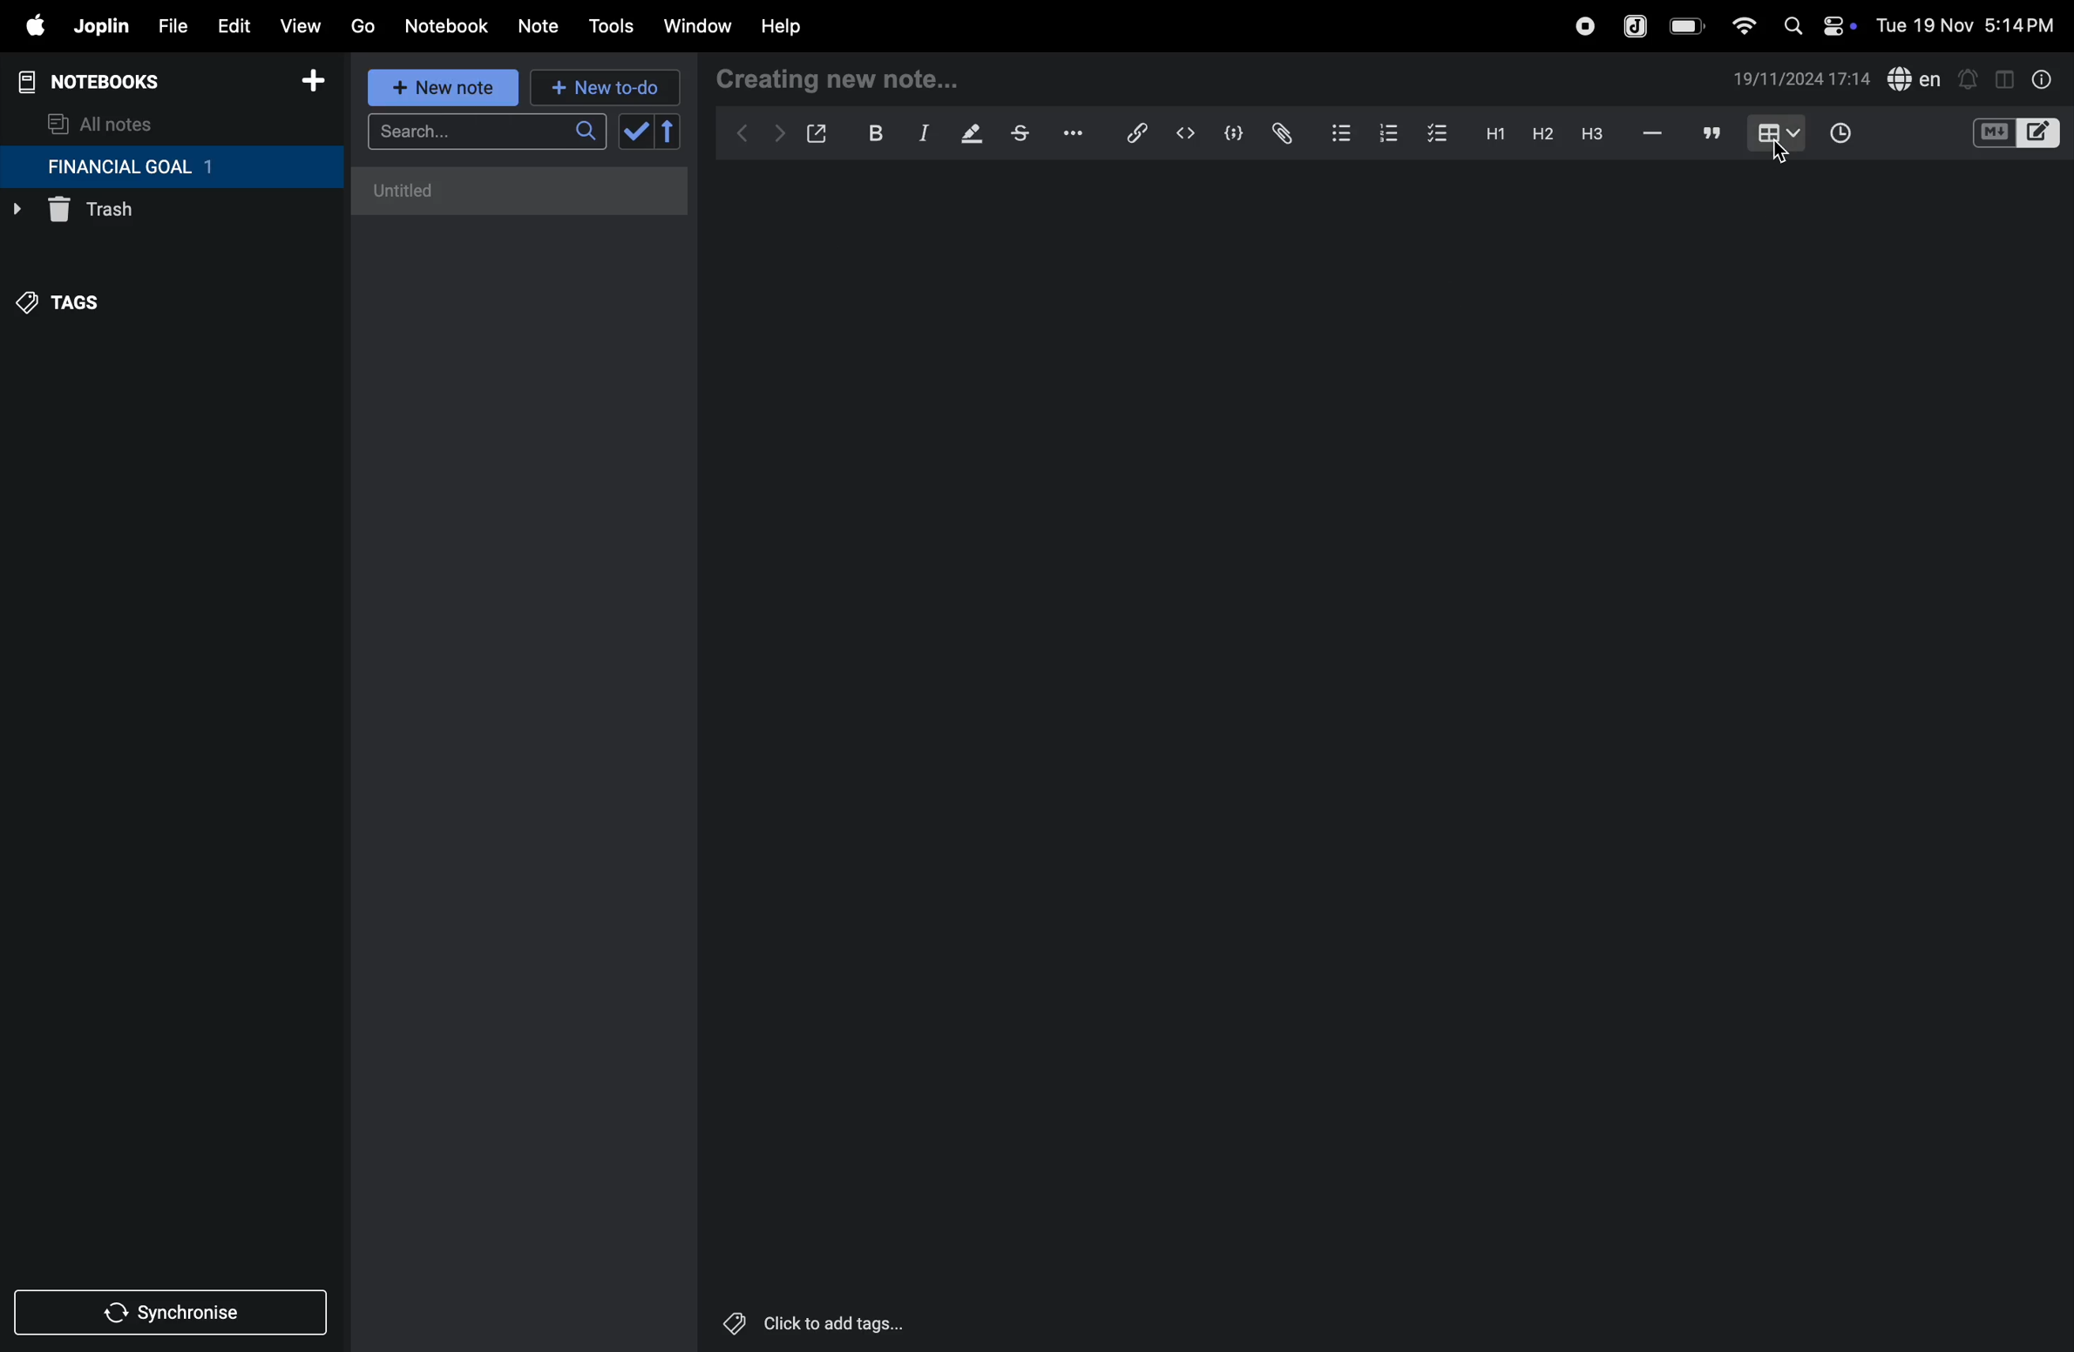 This screenshot has height=1352, width=2074. What do you see at coordinates (1782, 157) in the screenshot?
I see `cursor` at bounding box center [1782, 157].